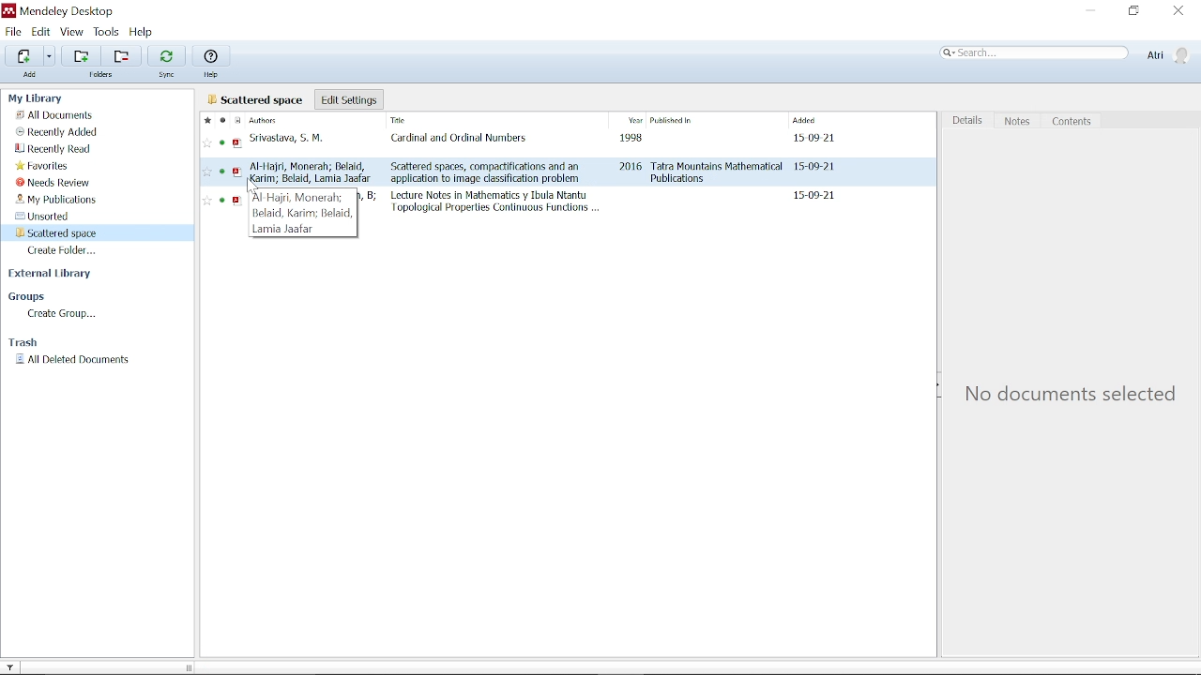 This screenshot has width=1201, height=675. Describe the element at coordinates (66, 250) in the screenshot. I see `Create folder` at that location.